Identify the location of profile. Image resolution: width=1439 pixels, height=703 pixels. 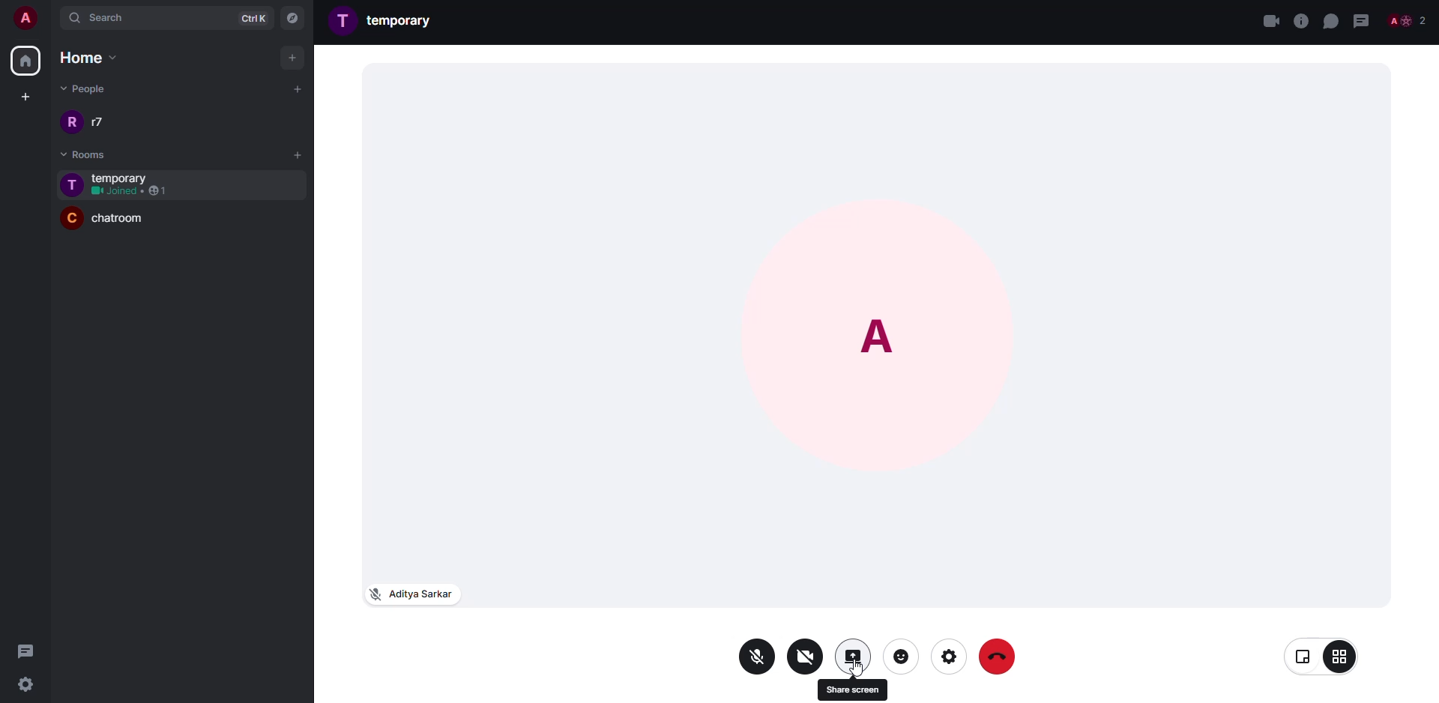
(70, 218).